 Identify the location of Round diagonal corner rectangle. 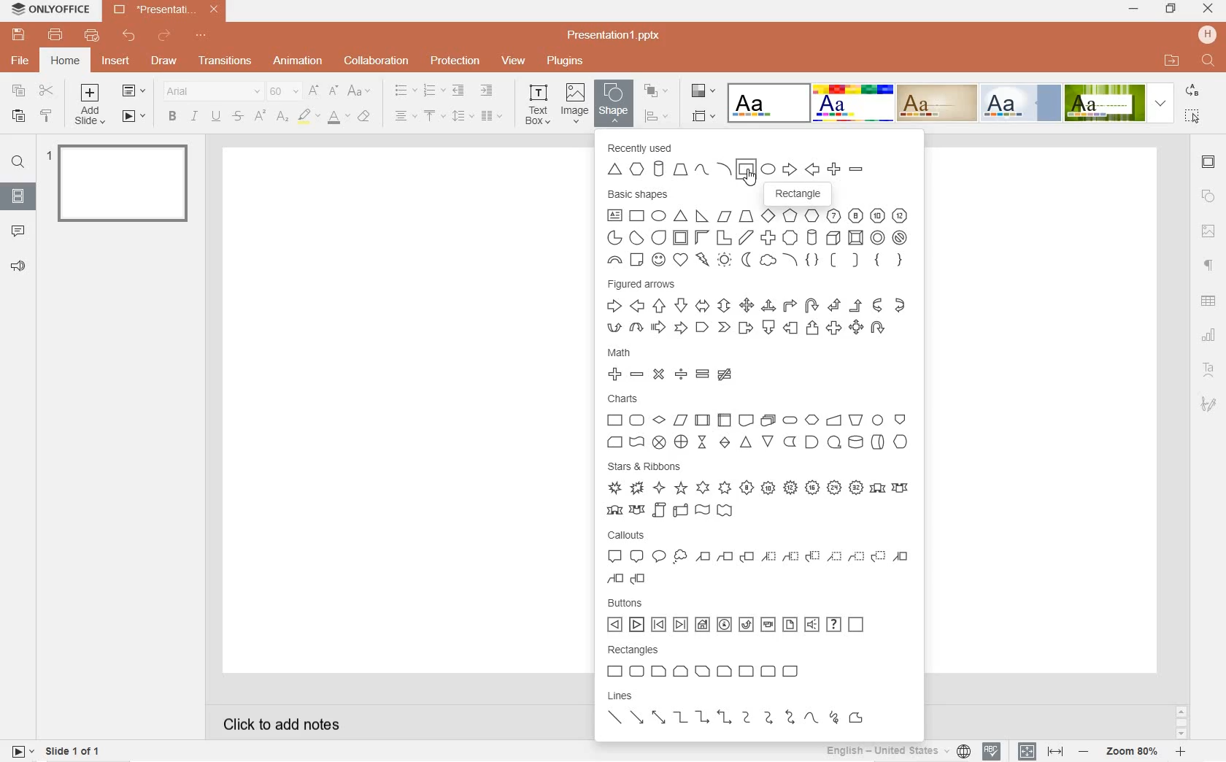
(790, 671).